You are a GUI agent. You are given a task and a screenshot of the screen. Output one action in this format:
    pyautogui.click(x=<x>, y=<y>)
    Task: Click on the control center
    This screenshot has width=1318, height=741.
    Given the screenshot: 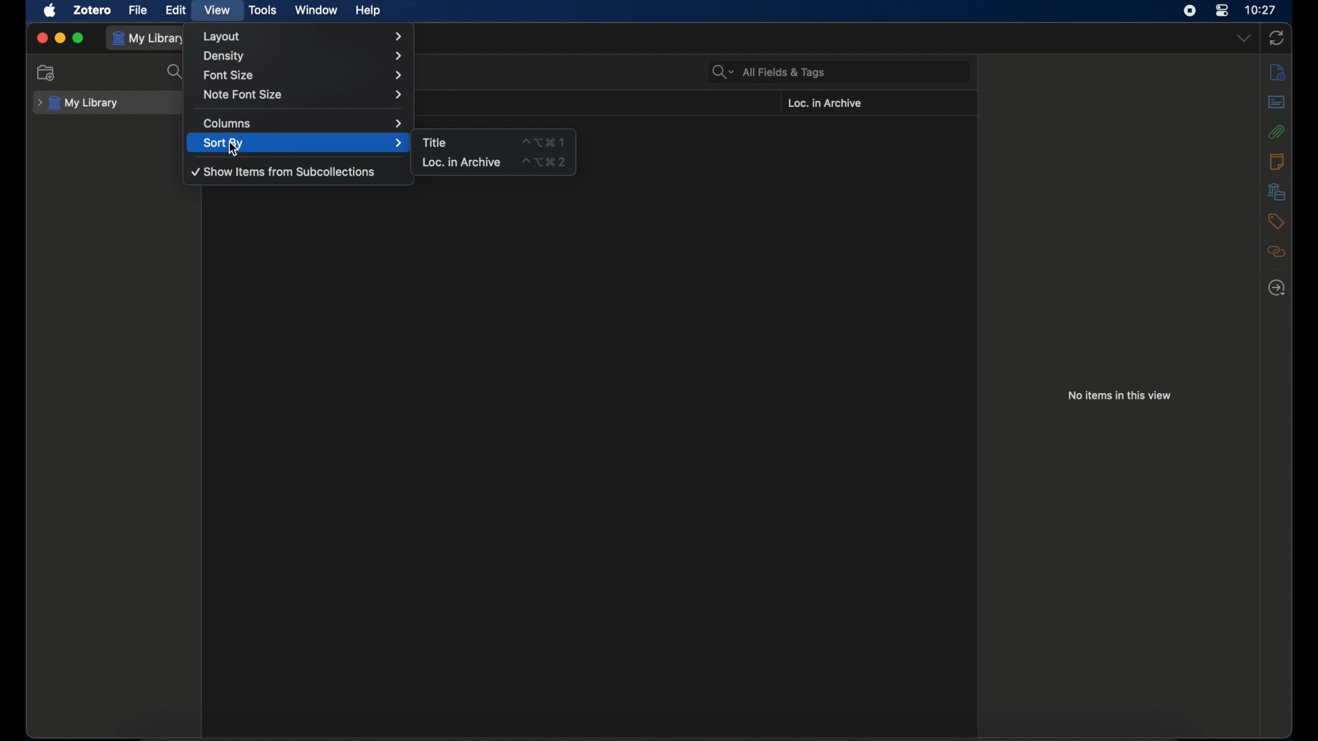 What is the action you would take?
    pyautogui.click(x=1222, y=11)
    